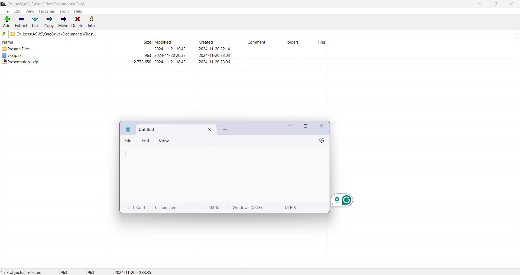 The image size is (520, 275). I want to click on Help, so click(79, 11).